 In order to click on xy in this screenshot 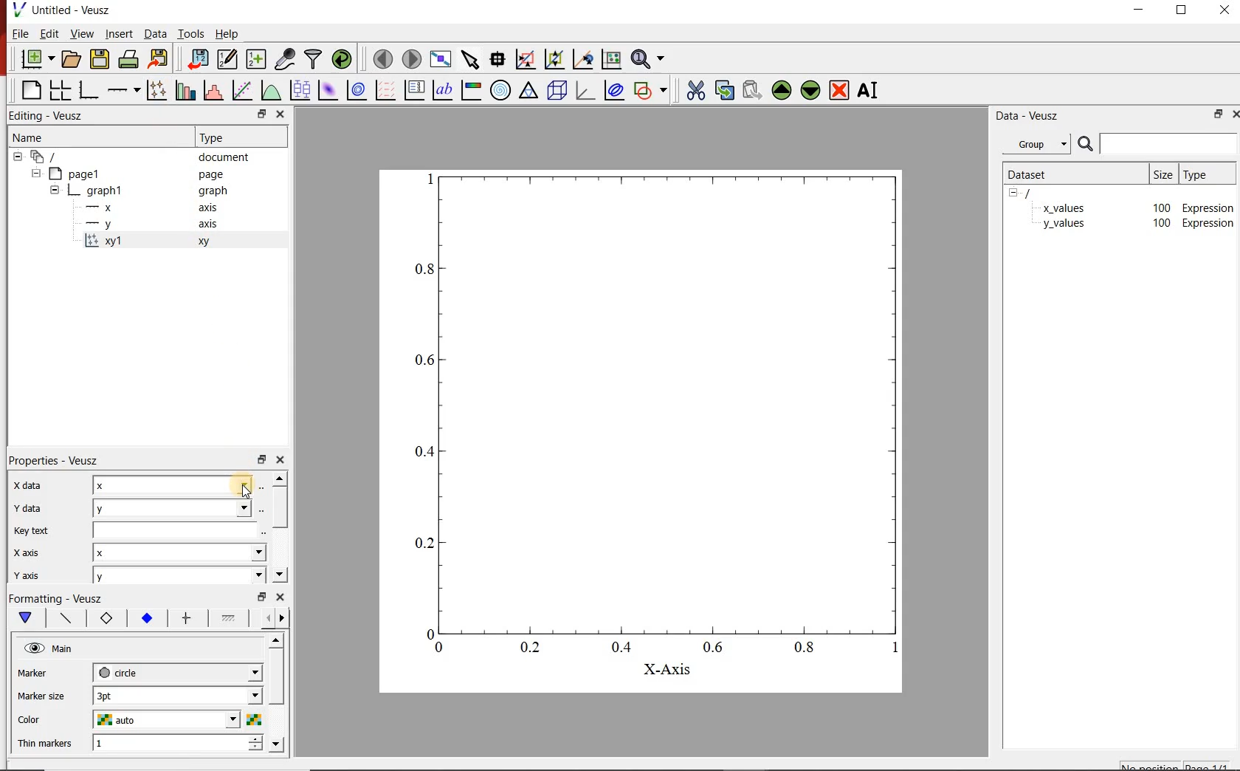, I will do `click(207, 241)`.